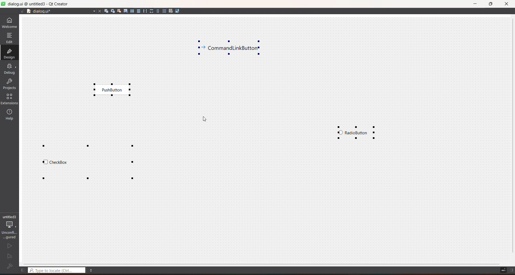  I want to click on cursor, so click(203, 120).